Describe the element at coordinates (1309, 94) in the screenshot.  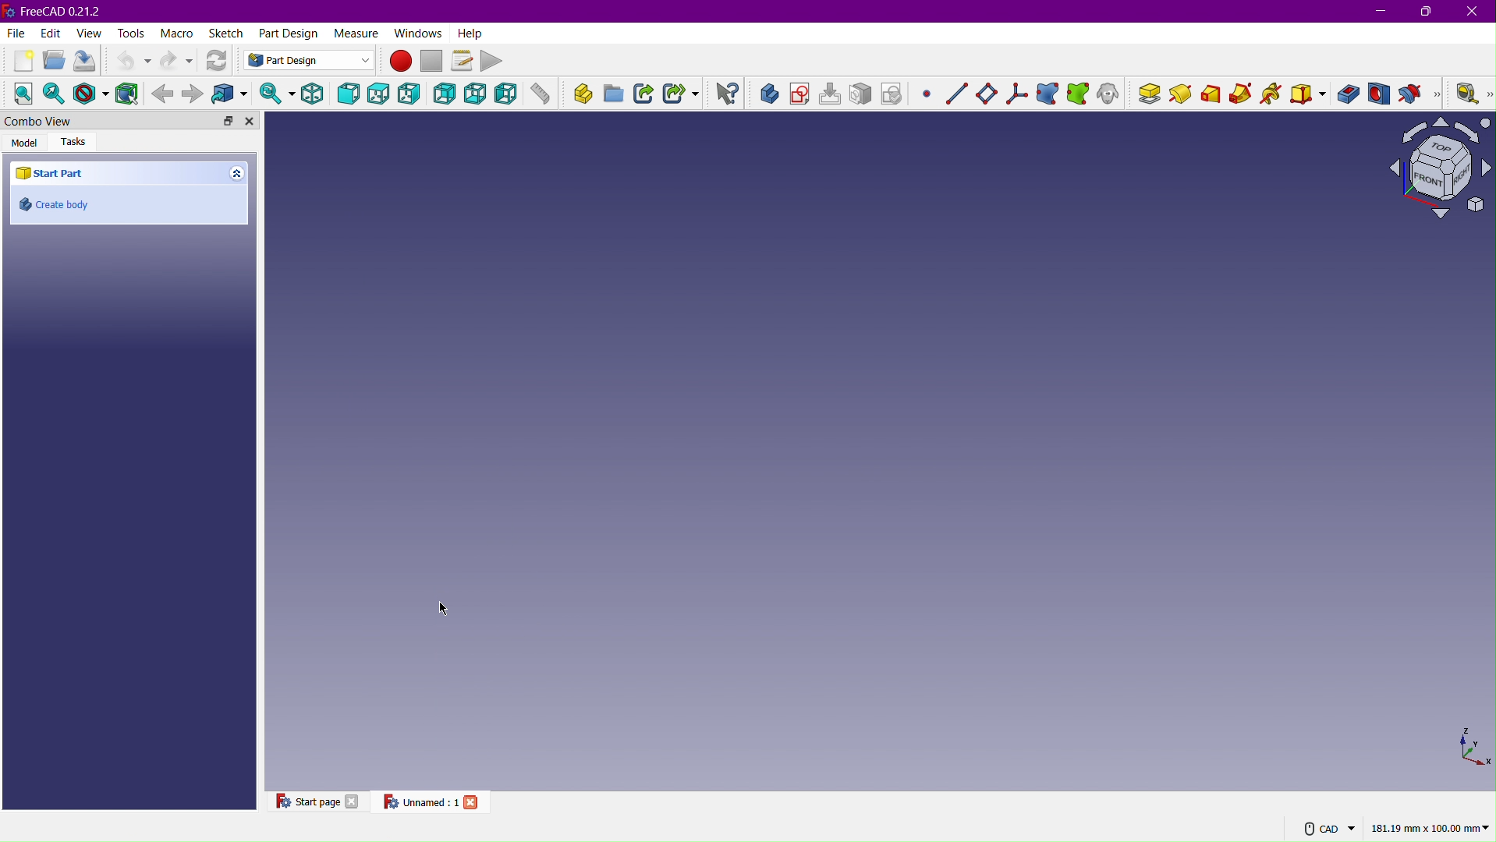
I see `Create additive primitive` at that location.